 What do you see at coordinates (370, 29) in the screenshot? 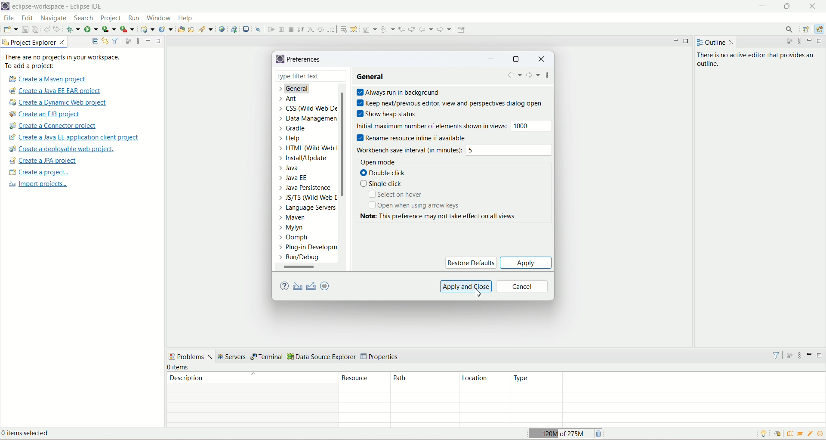
I see `next annotation` at bounding box center [370, 29].